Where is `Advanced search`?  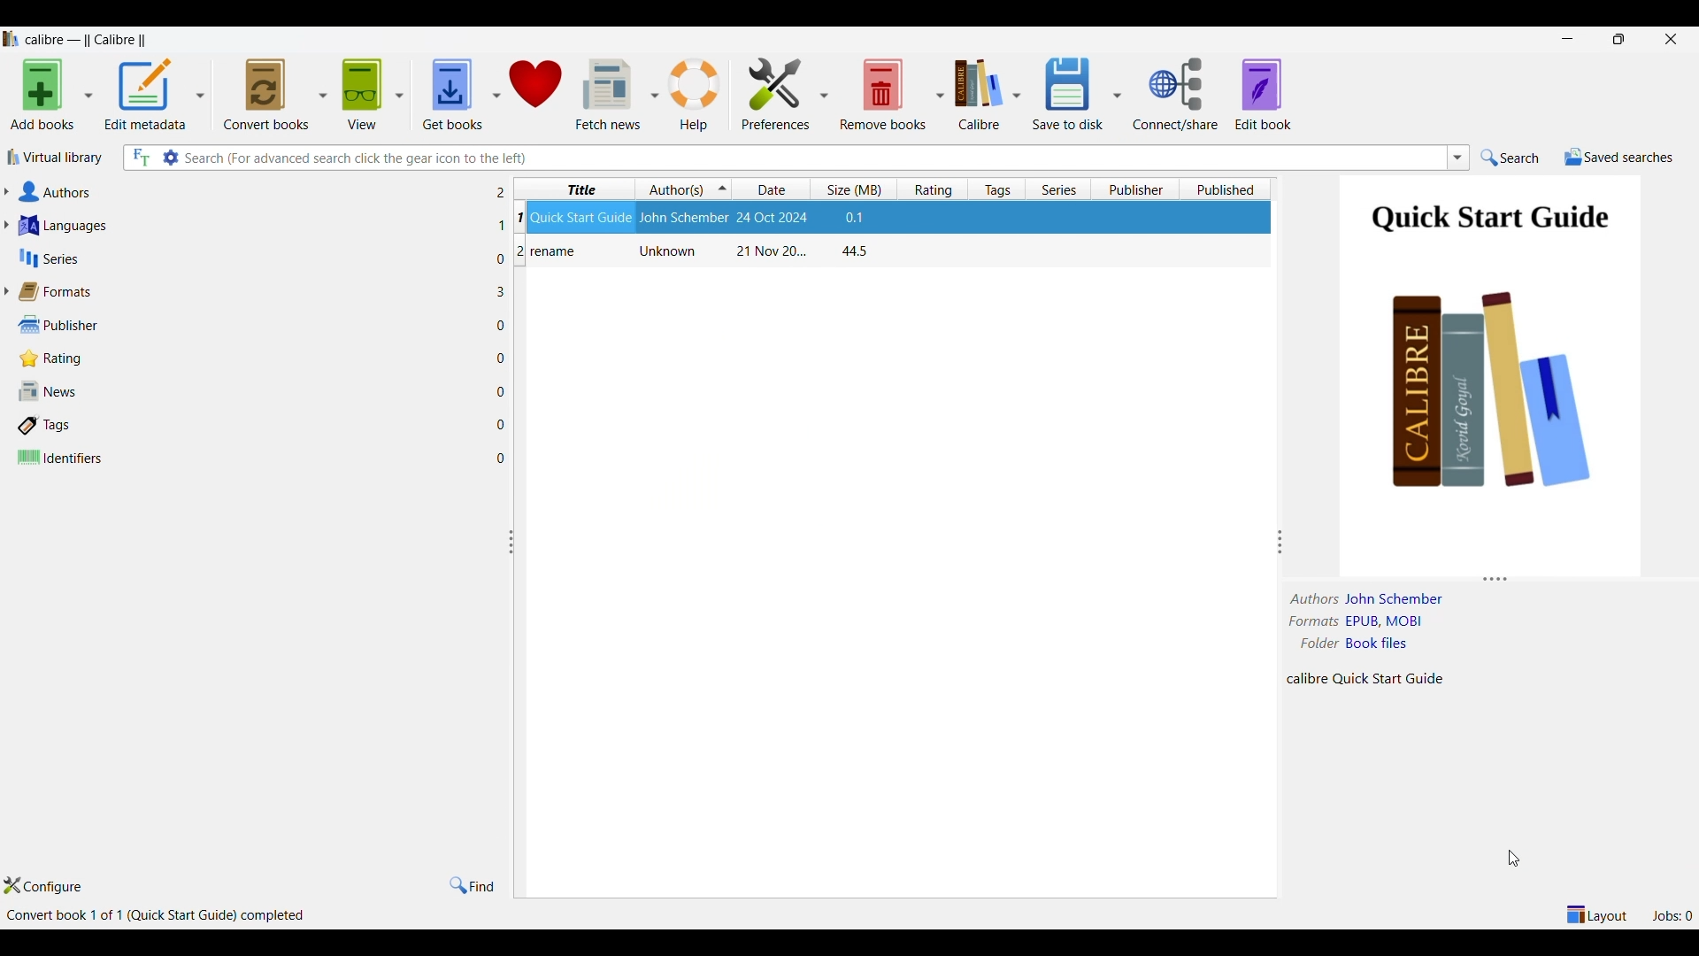
Advanced search is located at coordinates (169, 157).